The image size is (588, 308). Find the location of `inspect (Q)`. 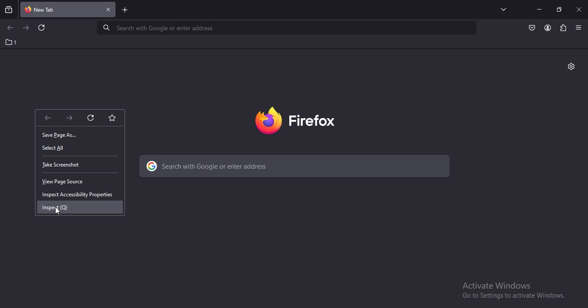

inspect (Q) is located at coordinates (57, 207).